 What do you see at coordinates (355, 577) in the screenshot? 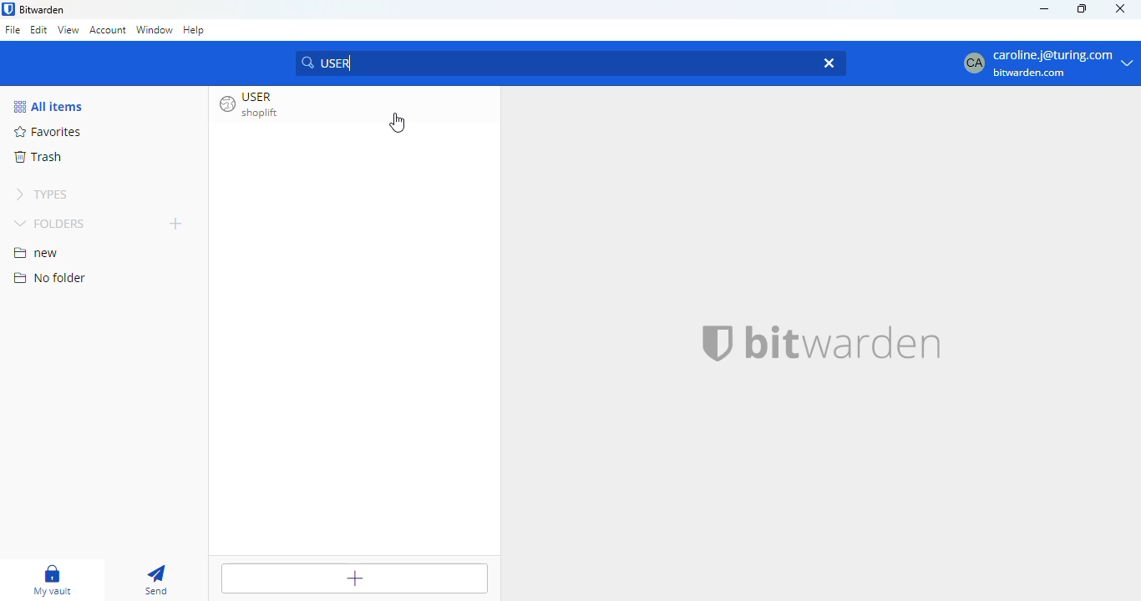
I see `add item` at bounding box center [355, 577].